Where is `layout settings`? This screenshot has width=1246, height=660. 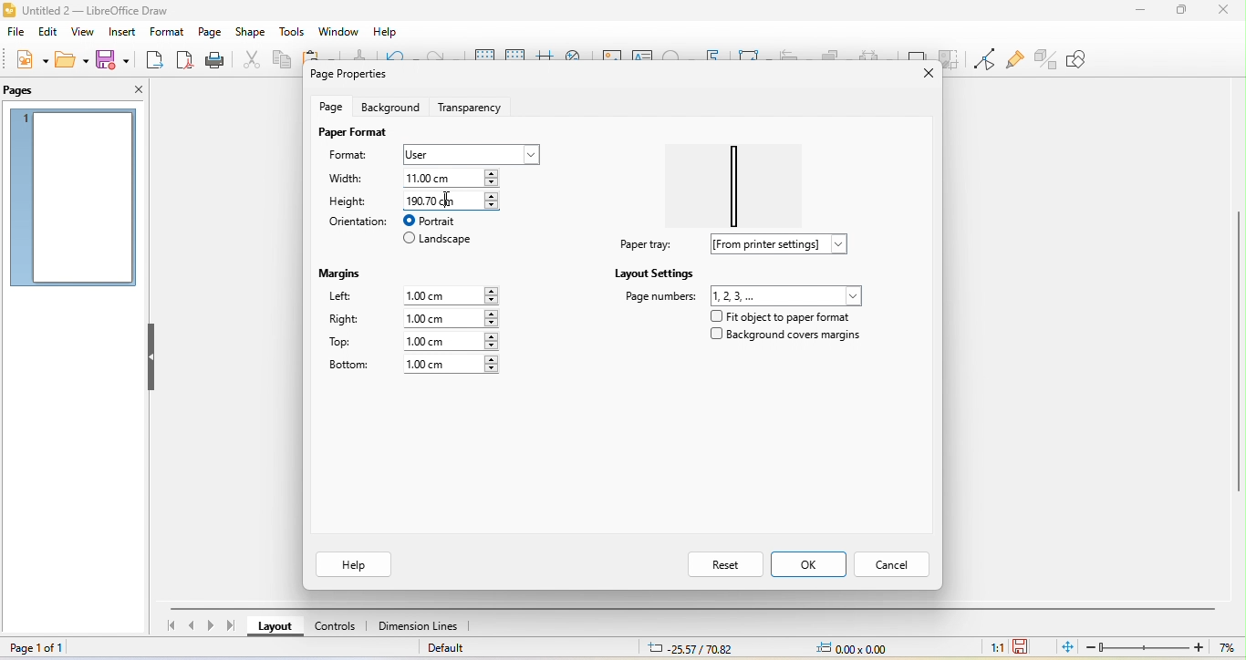 layout settings is located at coordinates (655, 273).